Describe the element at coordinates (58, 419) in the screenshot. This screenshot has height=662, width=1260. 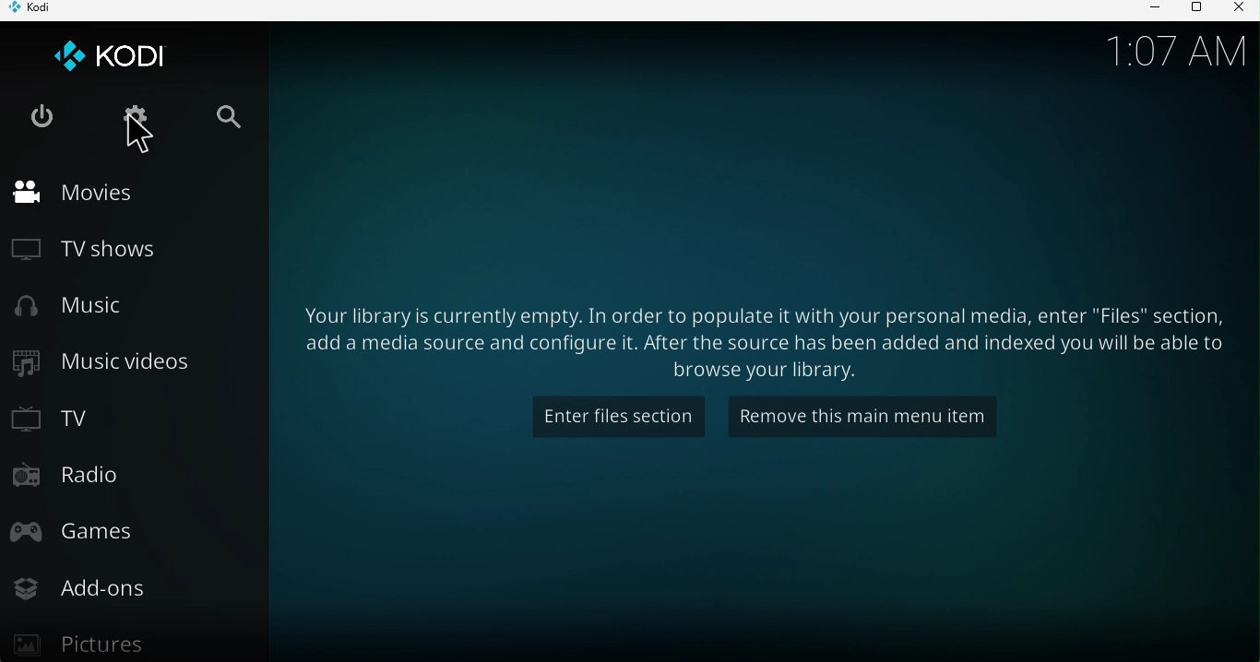
I see `TV` at that location.